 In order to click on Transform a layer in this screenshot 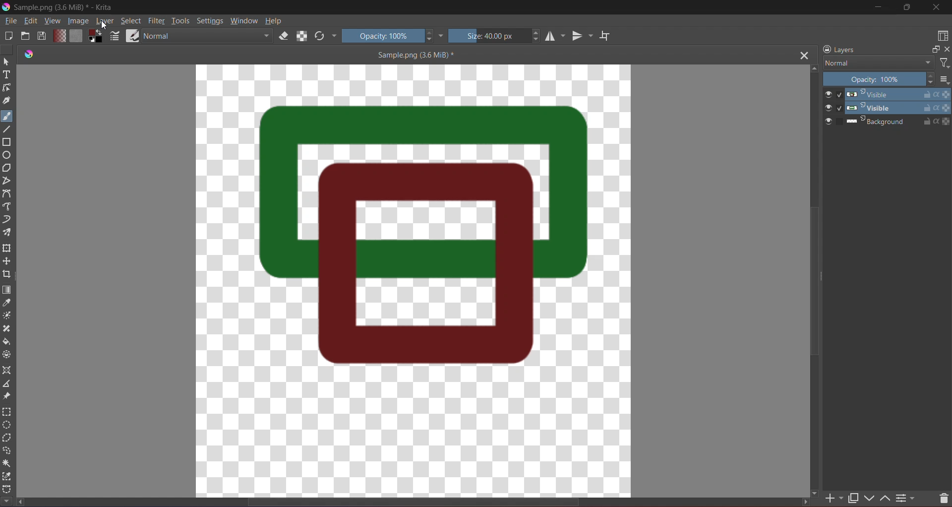, I will do `click(7, 249)`.